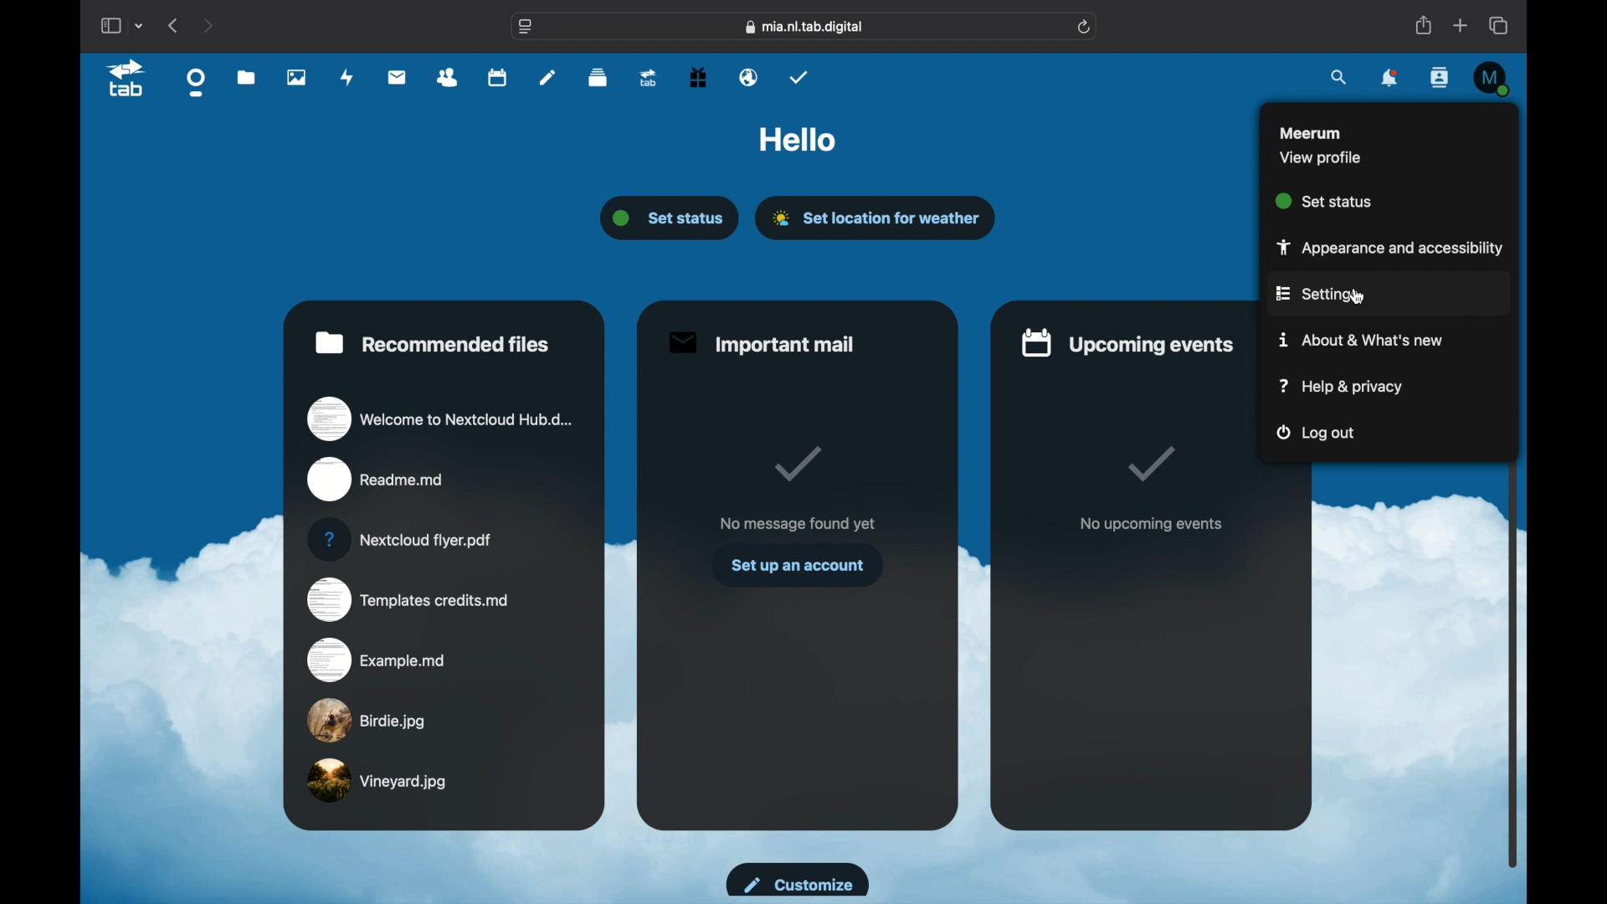 The width and height of the screenshot is (1607, 904). Describe the element at coordinates (1310, 131) in the screenshot. I see `name` at that location.